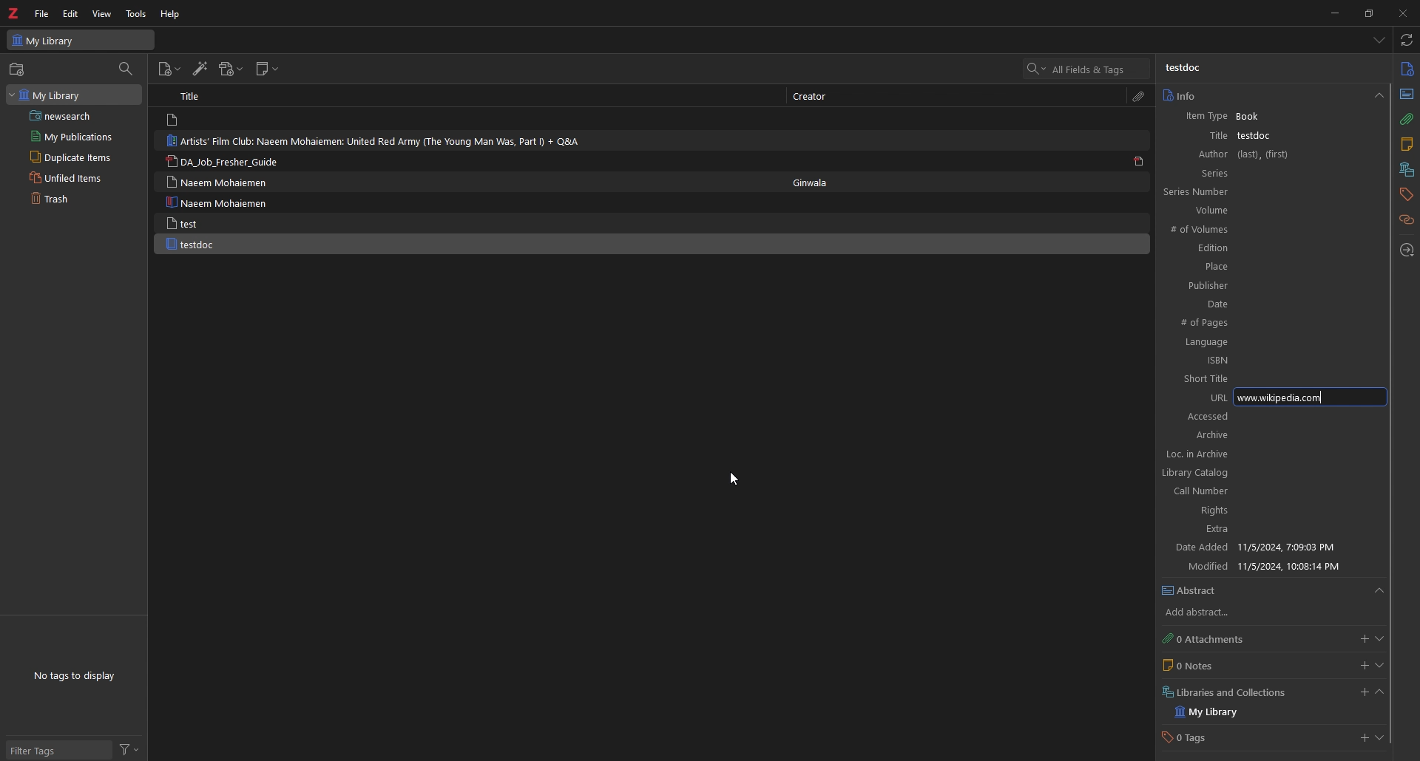  What do you see at coordinates (72, 13) in the screenshot?
I see `edit` at bounding box center [72, 13].